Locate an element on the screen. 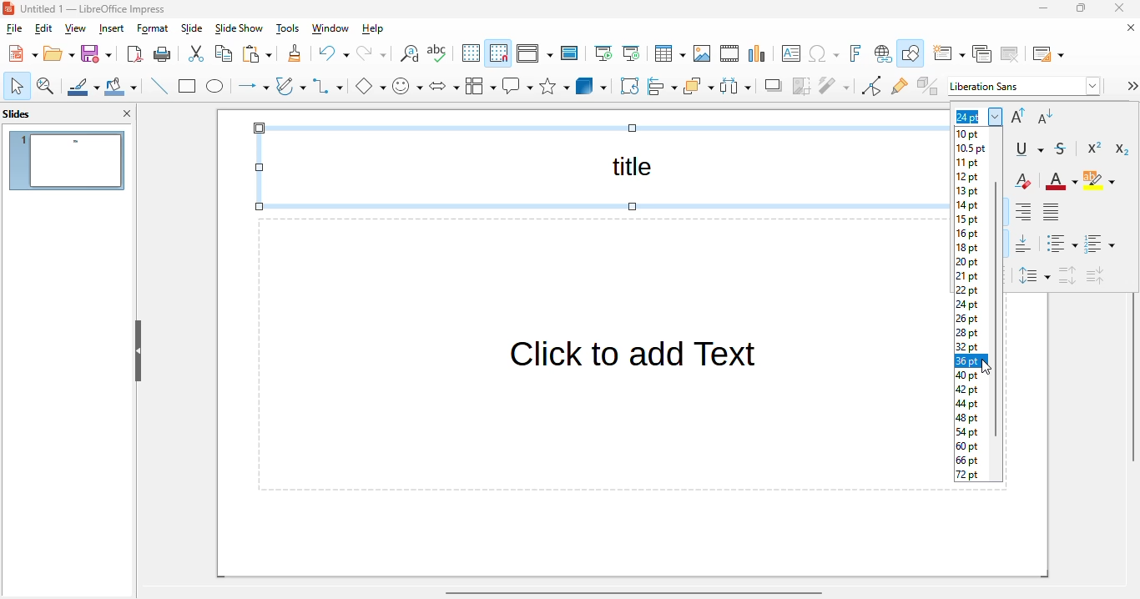 Image resolution: width=1140 pixels, height=599 pixels. new is located at coordinates (23, 53).